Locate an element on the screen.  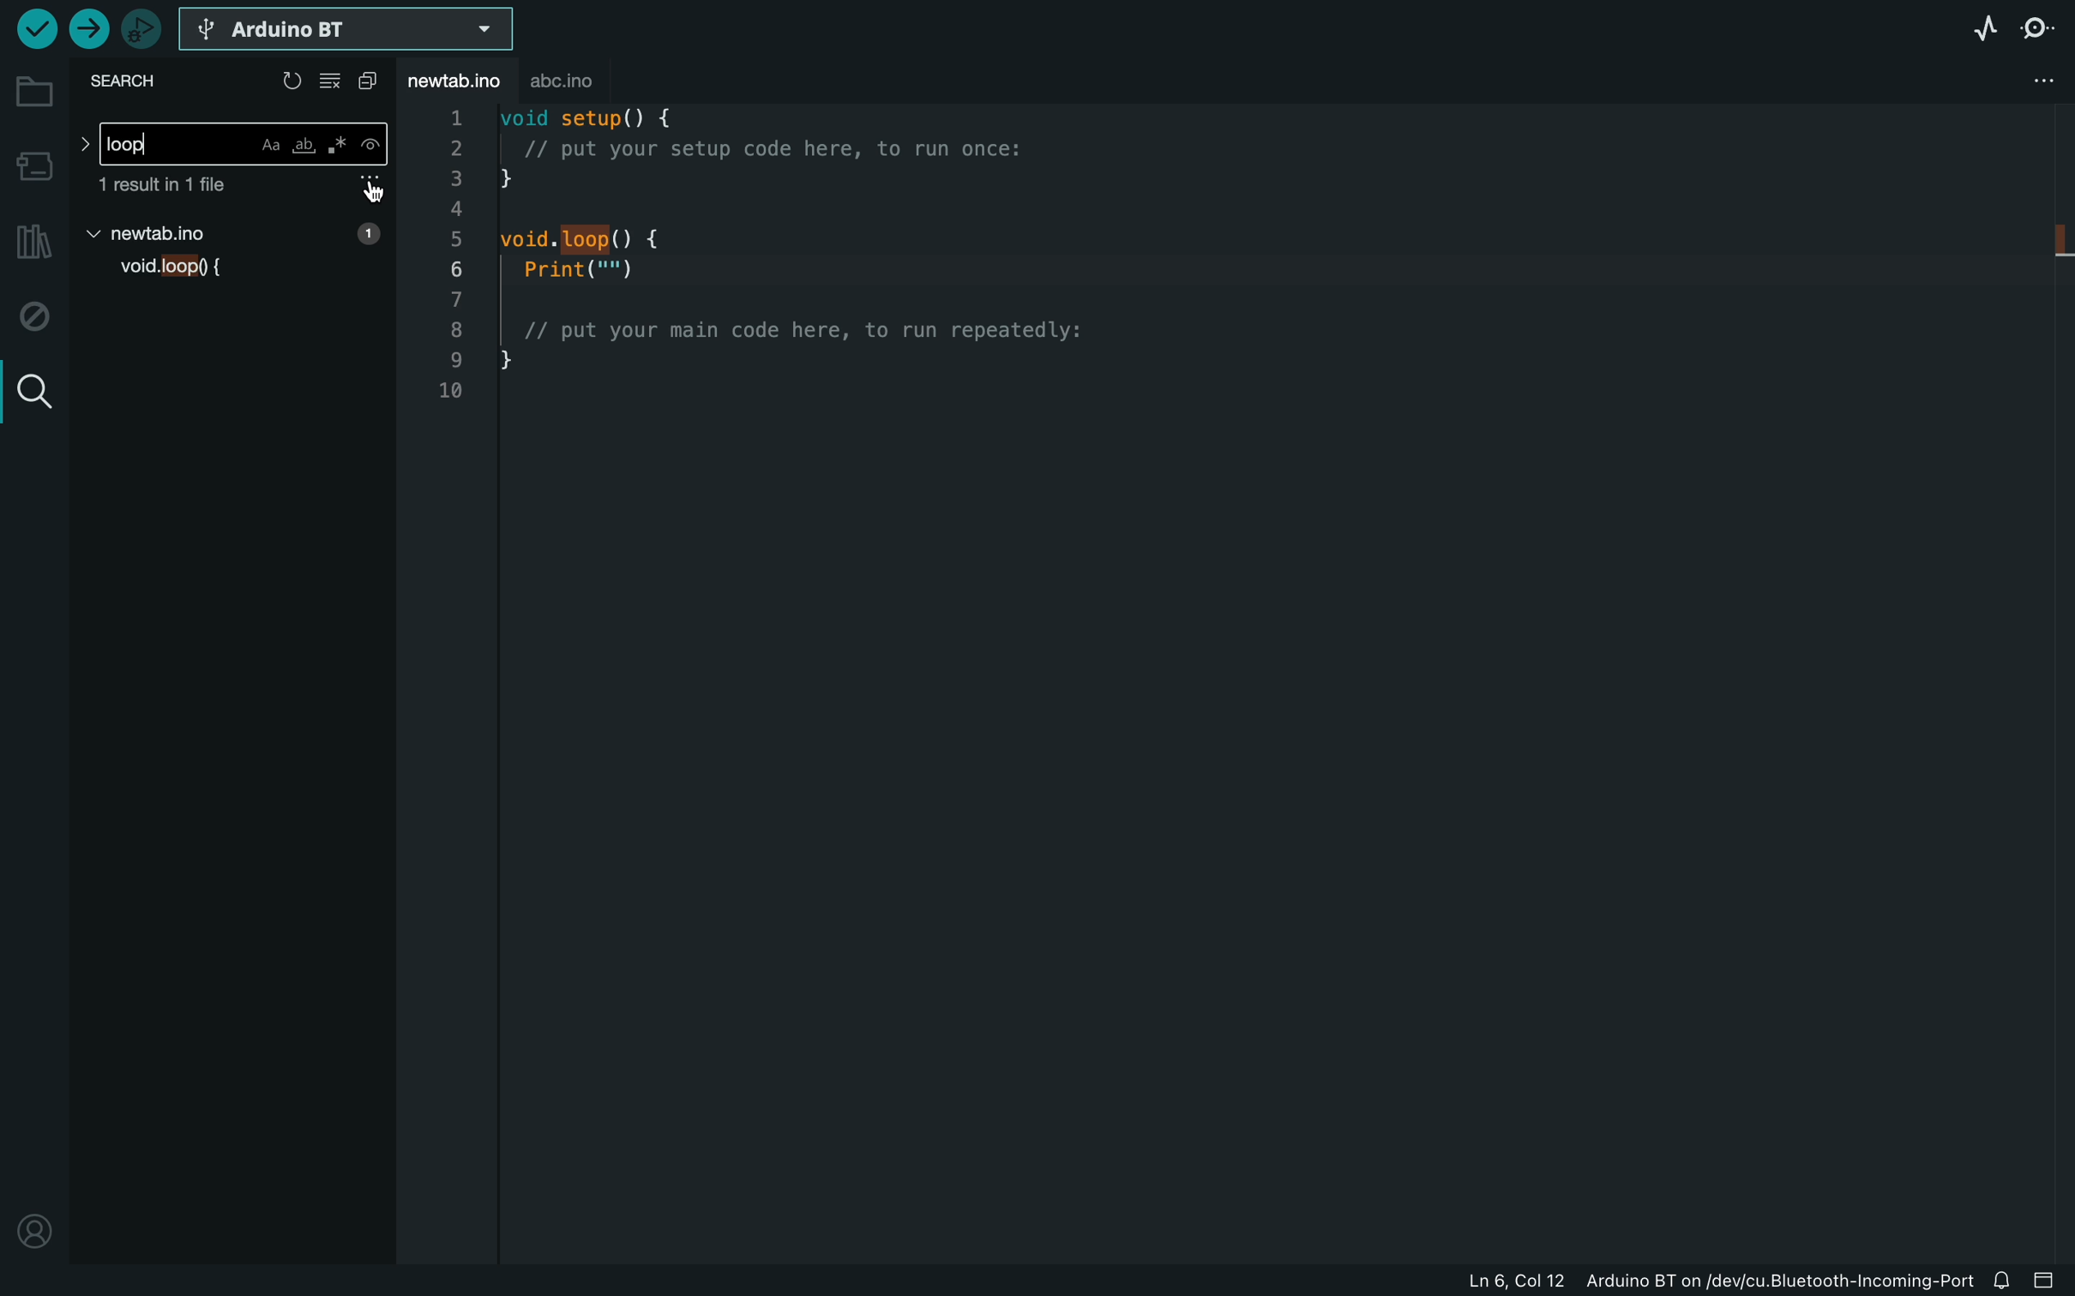
loop is located at coordinates (232, 143).